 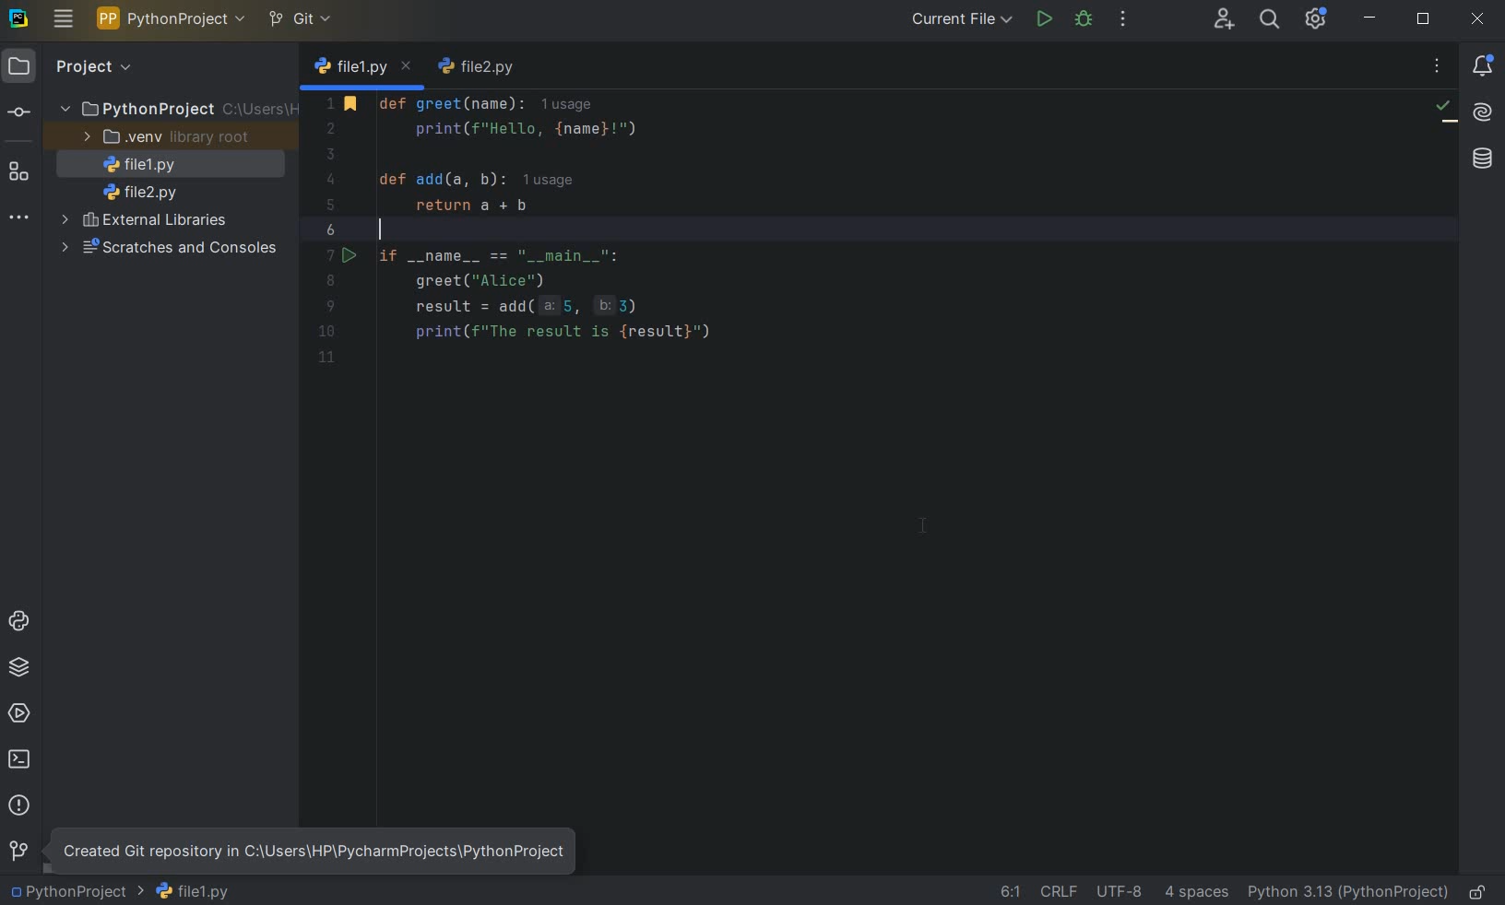 What do you see at coordinates (1445, 111) in the screenshot?
I see `no problems` at bounding box center [1445, 111].